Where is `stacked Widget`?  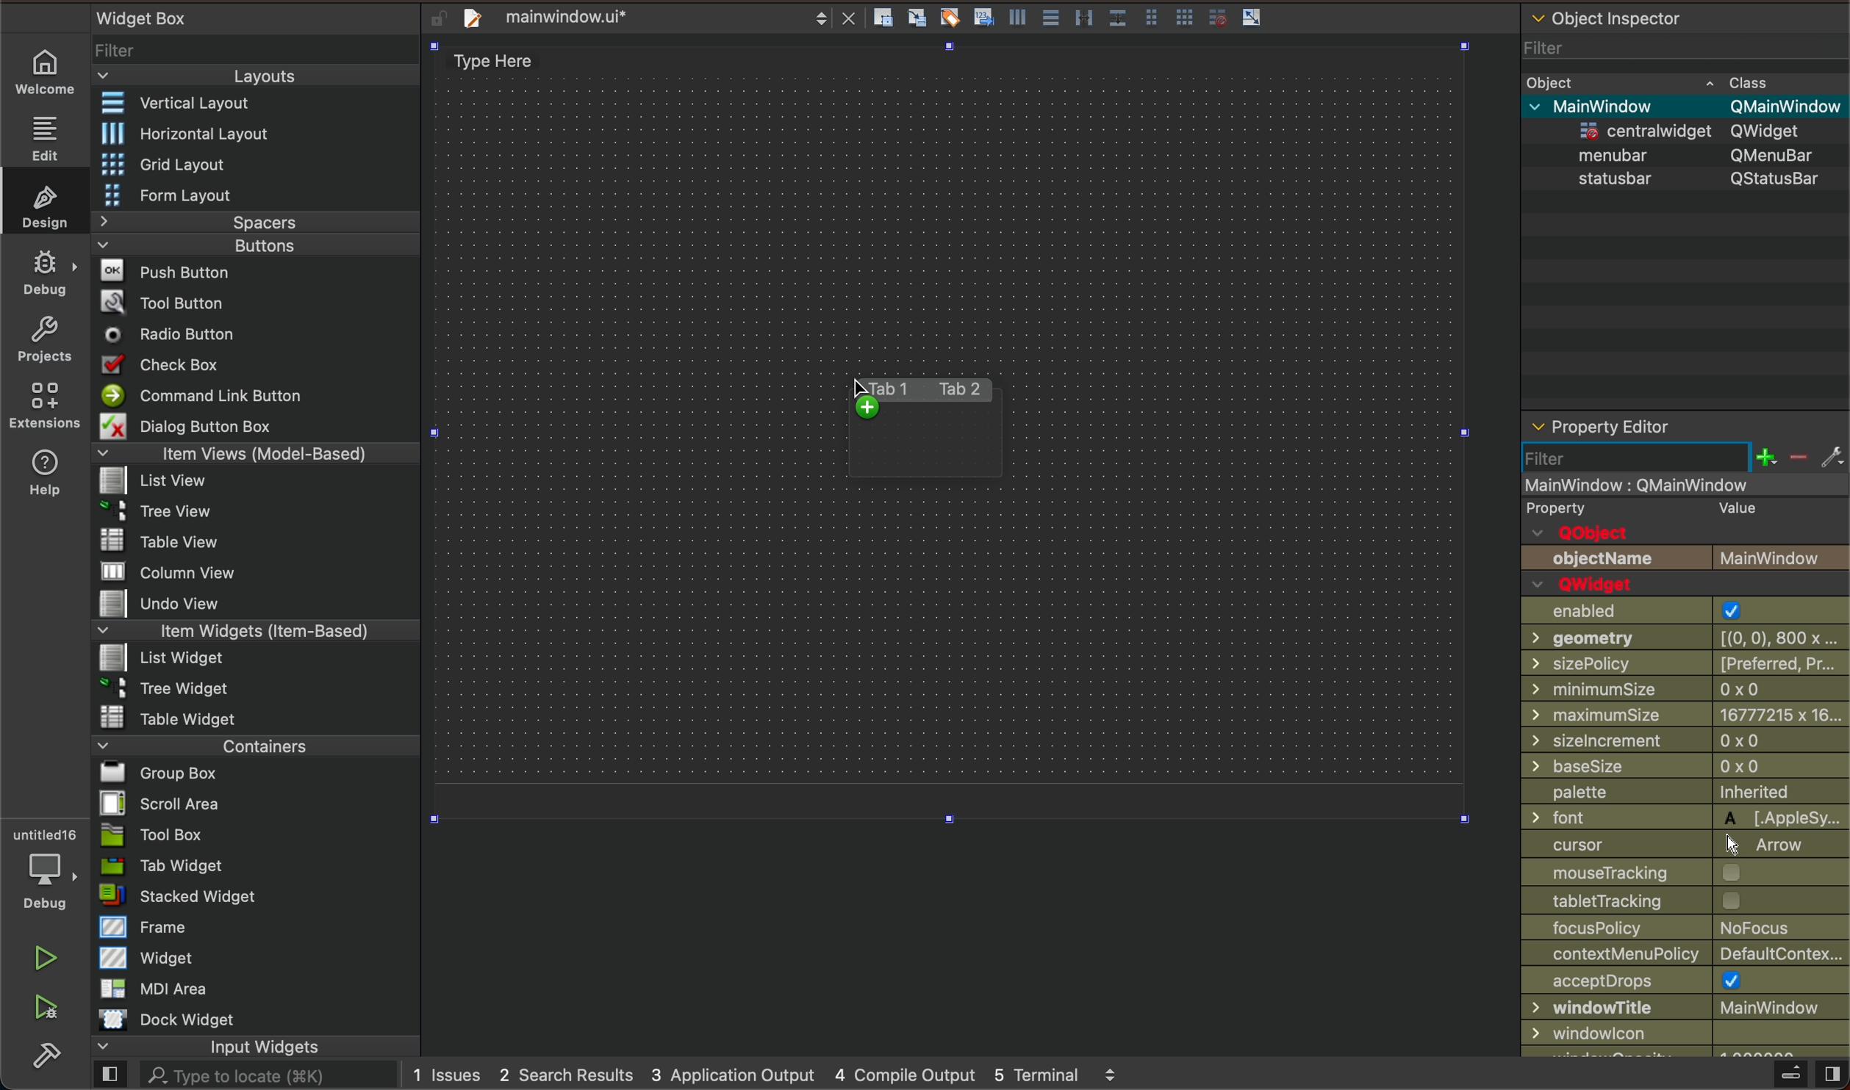 stacked Widget is located at coordinates (182, 895).